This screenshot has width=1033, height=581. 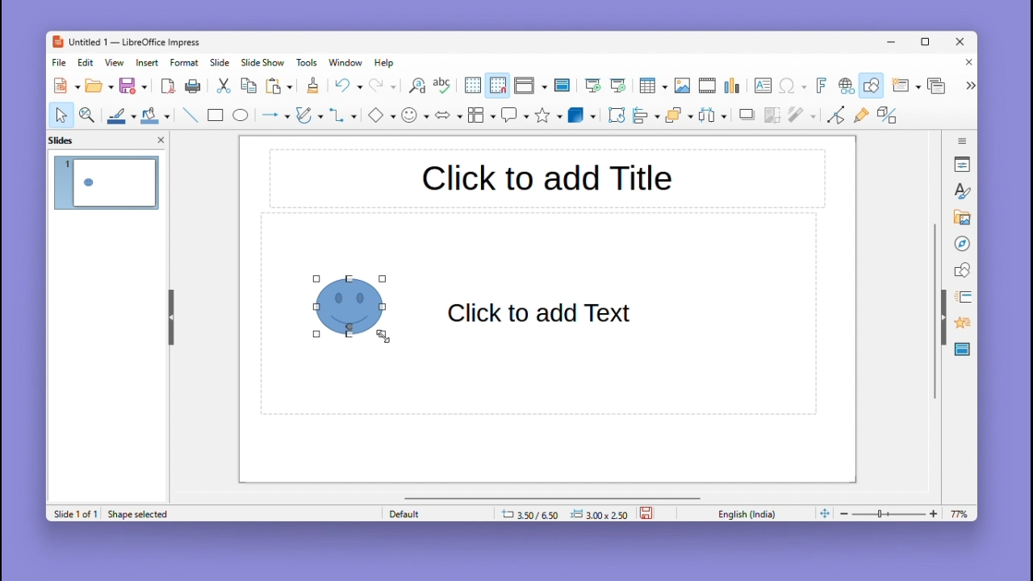 I want to click on Default, so click(x=435, y=513).